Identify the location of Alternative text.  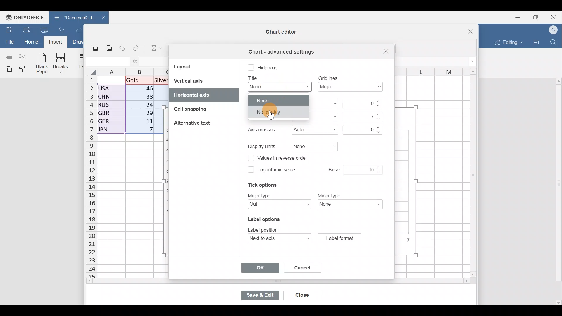
(194, 125).